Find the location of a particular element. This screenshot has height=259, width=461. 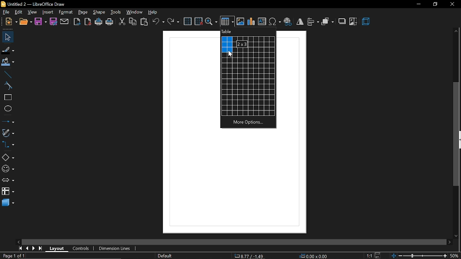

arrange is located at coordinates (328, 22).